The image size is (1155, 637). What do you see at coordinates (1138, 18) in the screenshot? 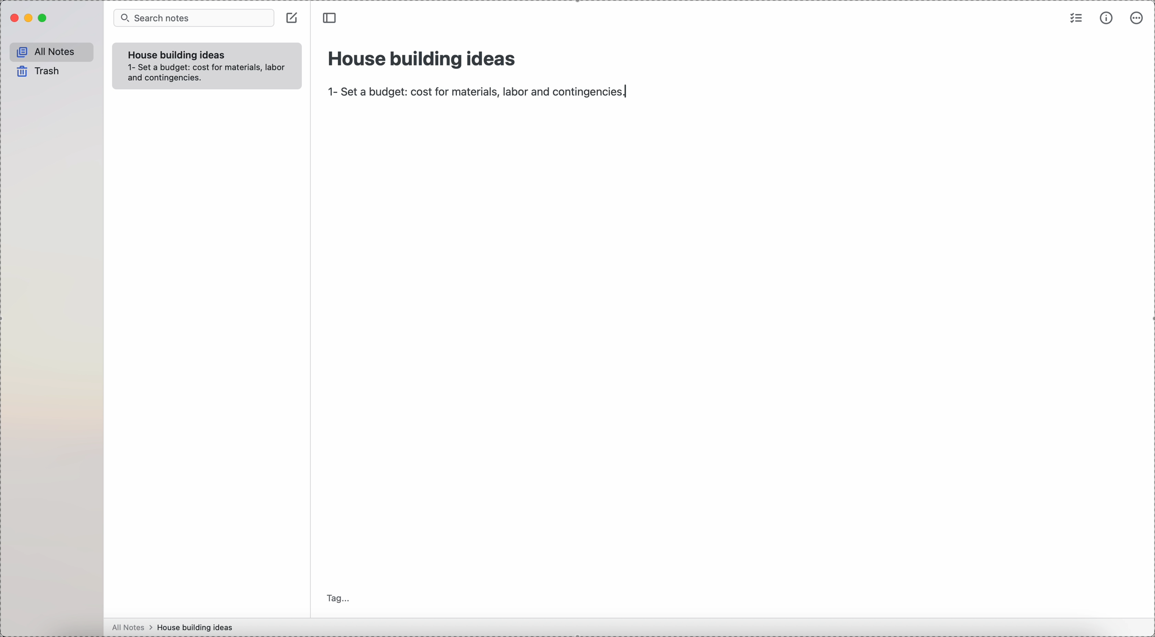
I see `more options` at bounding box center [1138, 18].